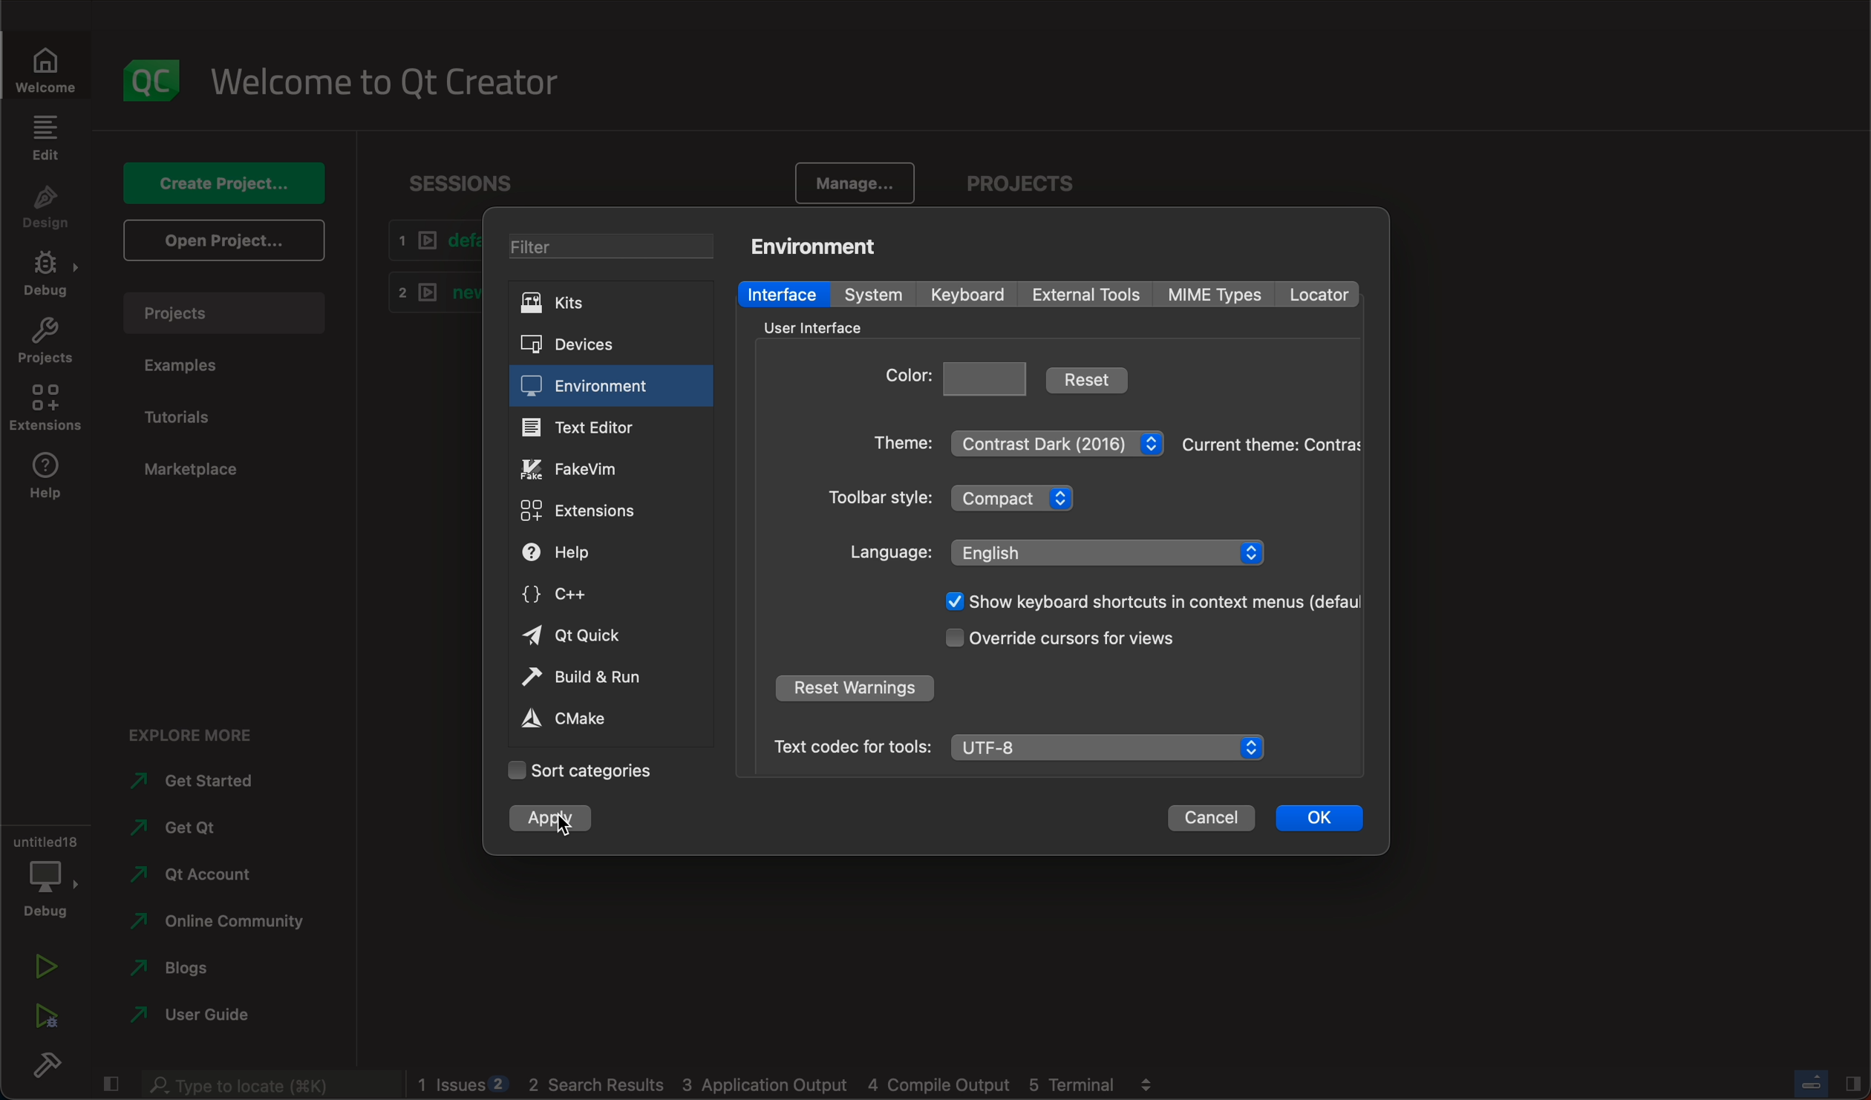 This screenshot has width=1871, height=1100. What do you see at coordinates (146, 77) in the screenshot?
I see `logo` at bounding box center [146, 77].